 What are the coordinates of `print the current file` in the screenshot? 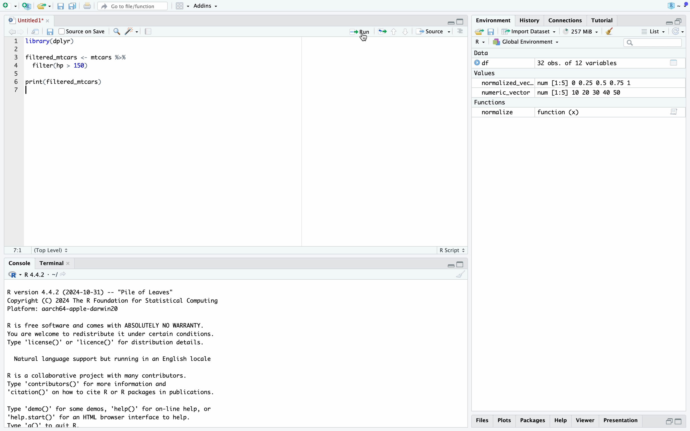 It's located at (88, 6).